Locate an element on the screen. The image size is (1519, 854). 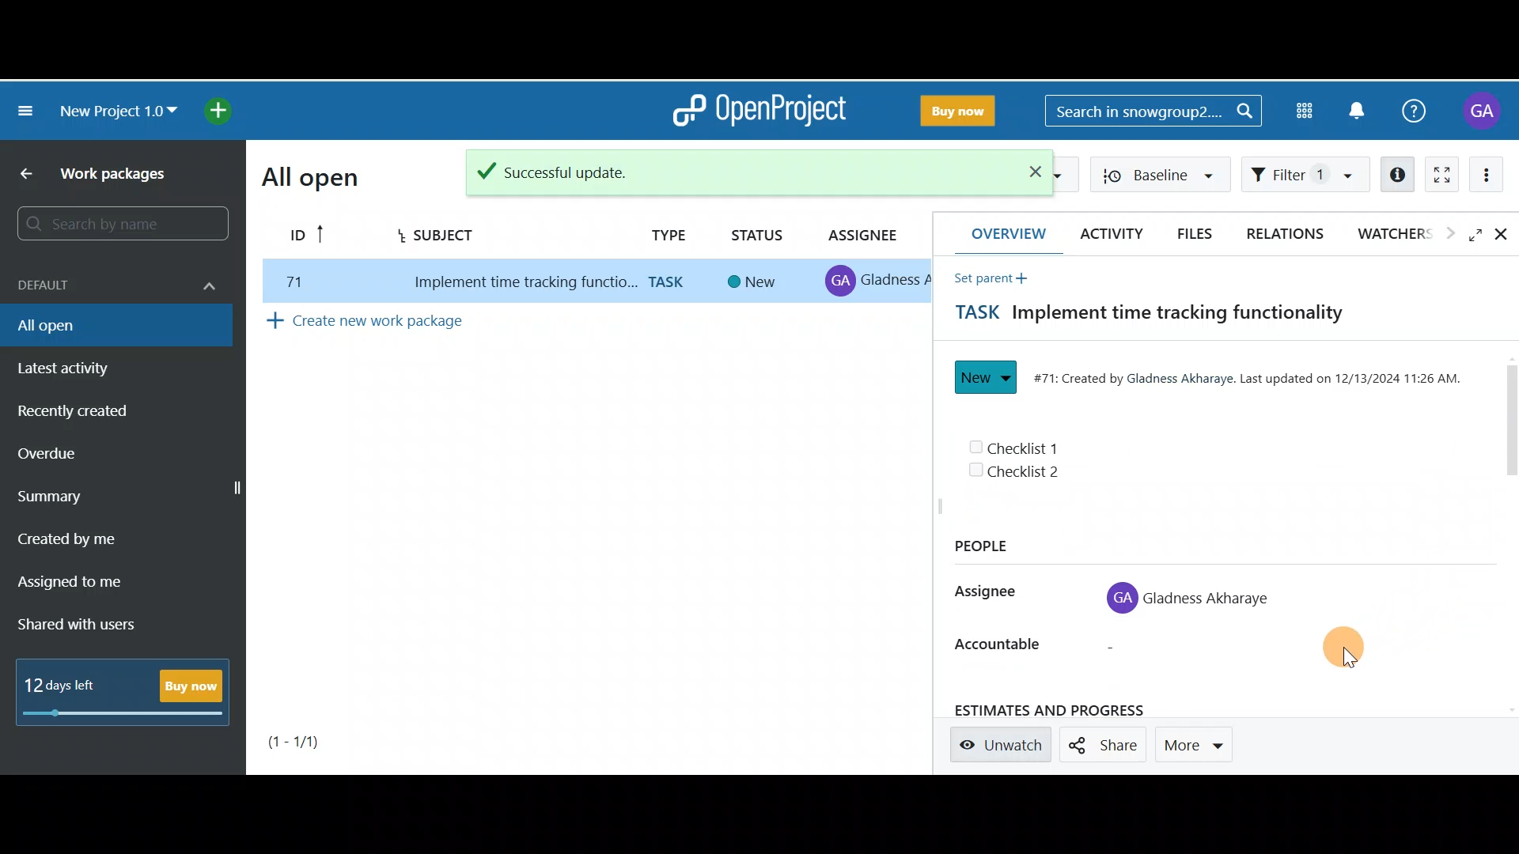
Set parent is located at coordinates (986, 278).